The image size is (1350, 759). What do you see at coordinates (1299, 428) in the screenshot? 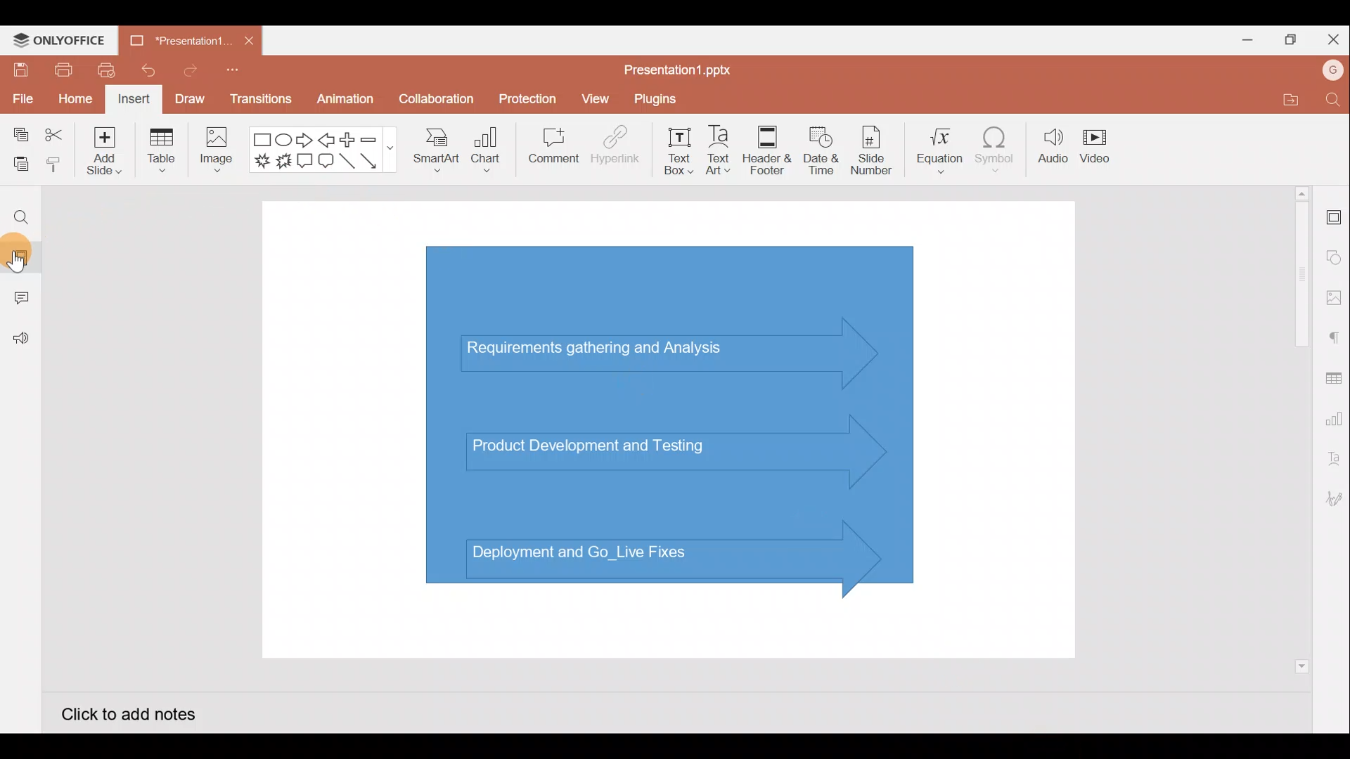
I see `Vertical scroll bar` at bounding box center [1299, 428].